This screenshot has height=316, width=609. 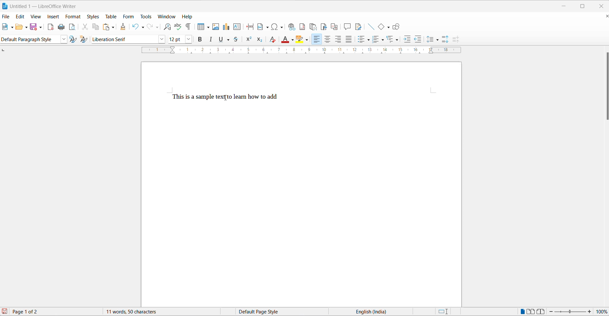 What do you see at coordinates (207, 28) in the screenshot?
I see `table grid` at bounding box center [207, 28].